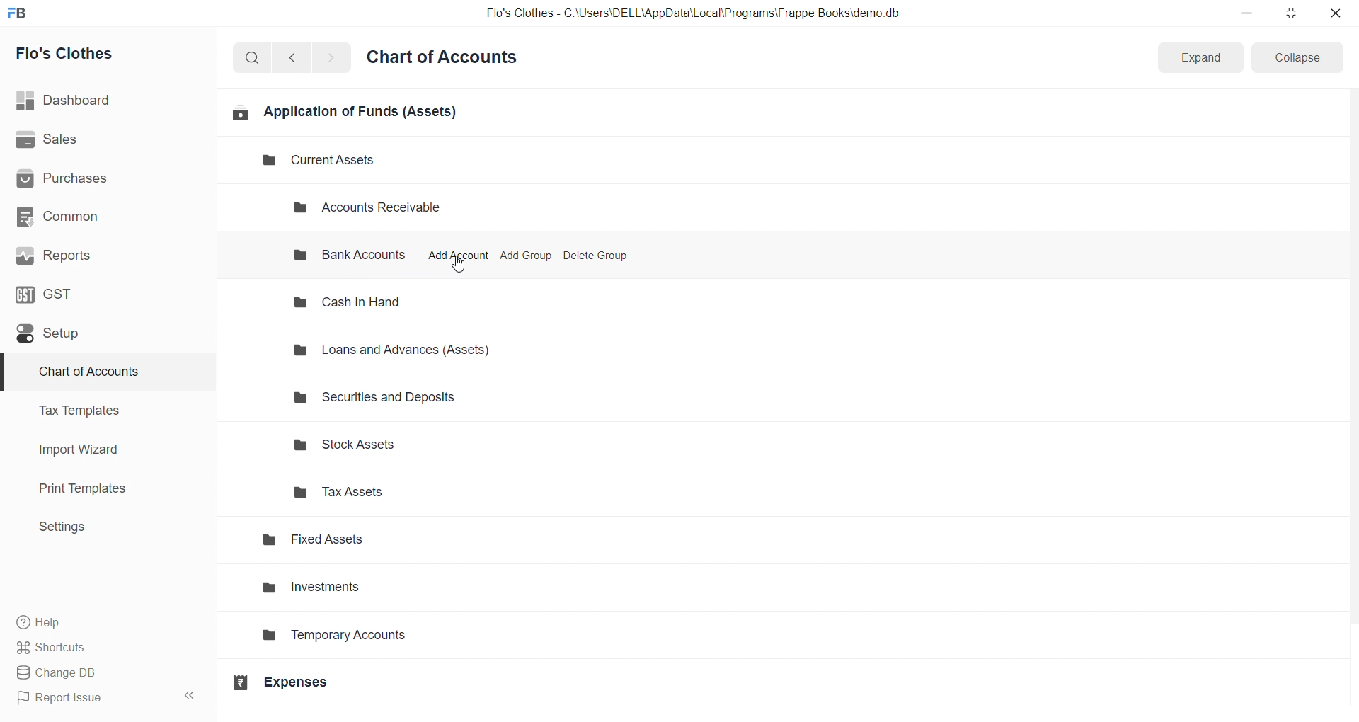 This screenshot has height=722, width=1359. What do you see at coordinates (457, 256) in the screenshot?
I see `Add Account` at bounding box center [457, 256].